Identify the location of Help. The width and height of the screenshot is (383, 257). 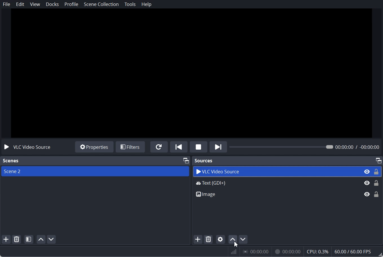
(147, 5).